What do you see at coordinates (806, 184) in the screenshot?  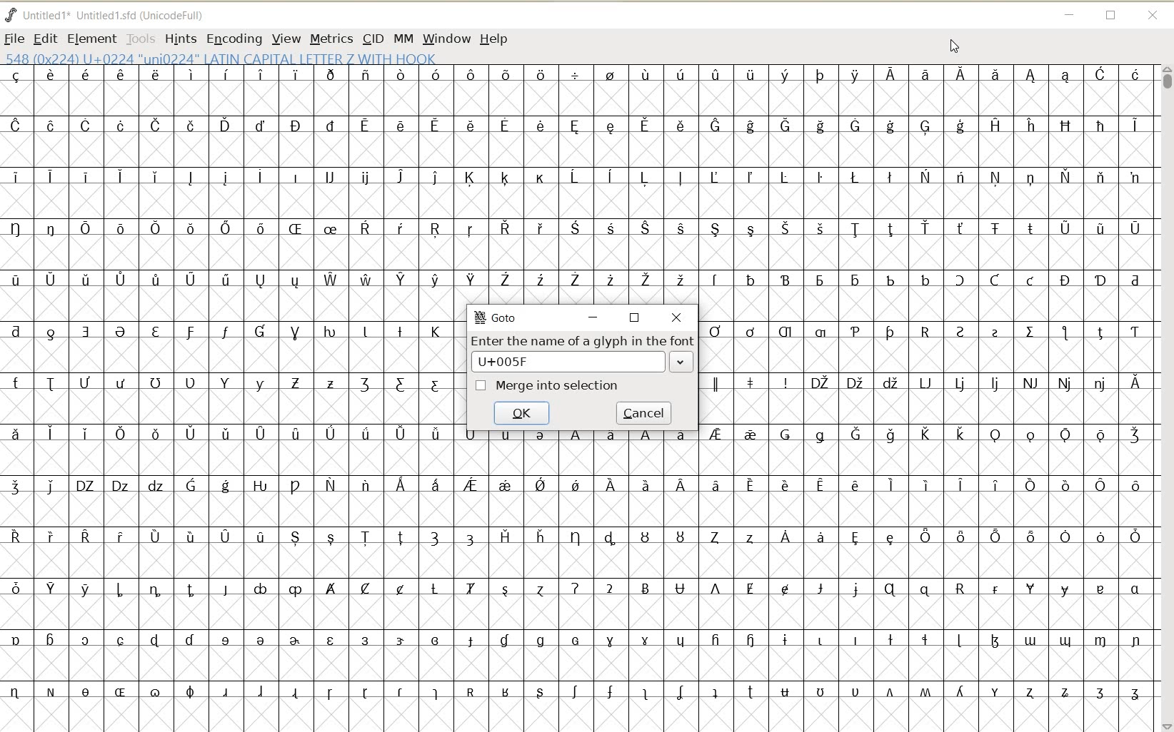 I see `GLYPHY CHARACTERS & NUMBERS` at bounding box center [806, 184].